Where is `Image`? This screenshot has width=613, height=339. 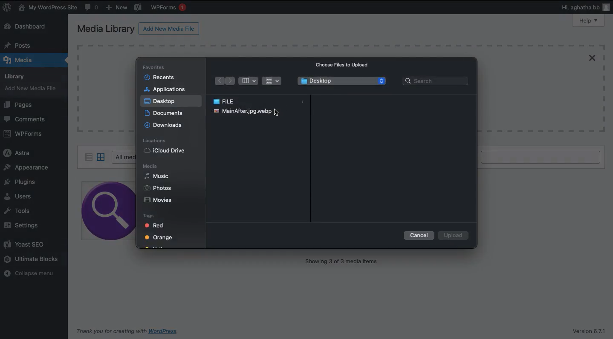 Image is located at coordinates (248, 112).